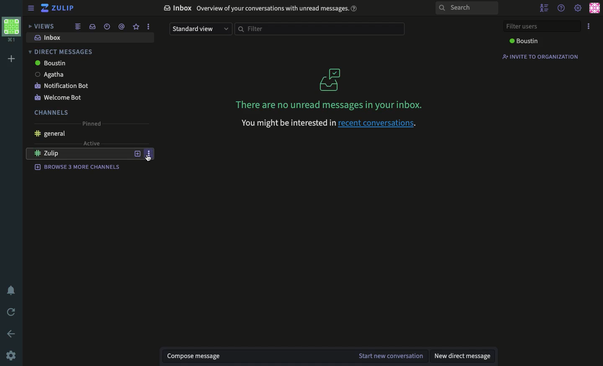 The height and width of the screenshot is (366, 603). Describe the element at coordinates (463, 356) in the screenshot. I see `new direct message` at that location.